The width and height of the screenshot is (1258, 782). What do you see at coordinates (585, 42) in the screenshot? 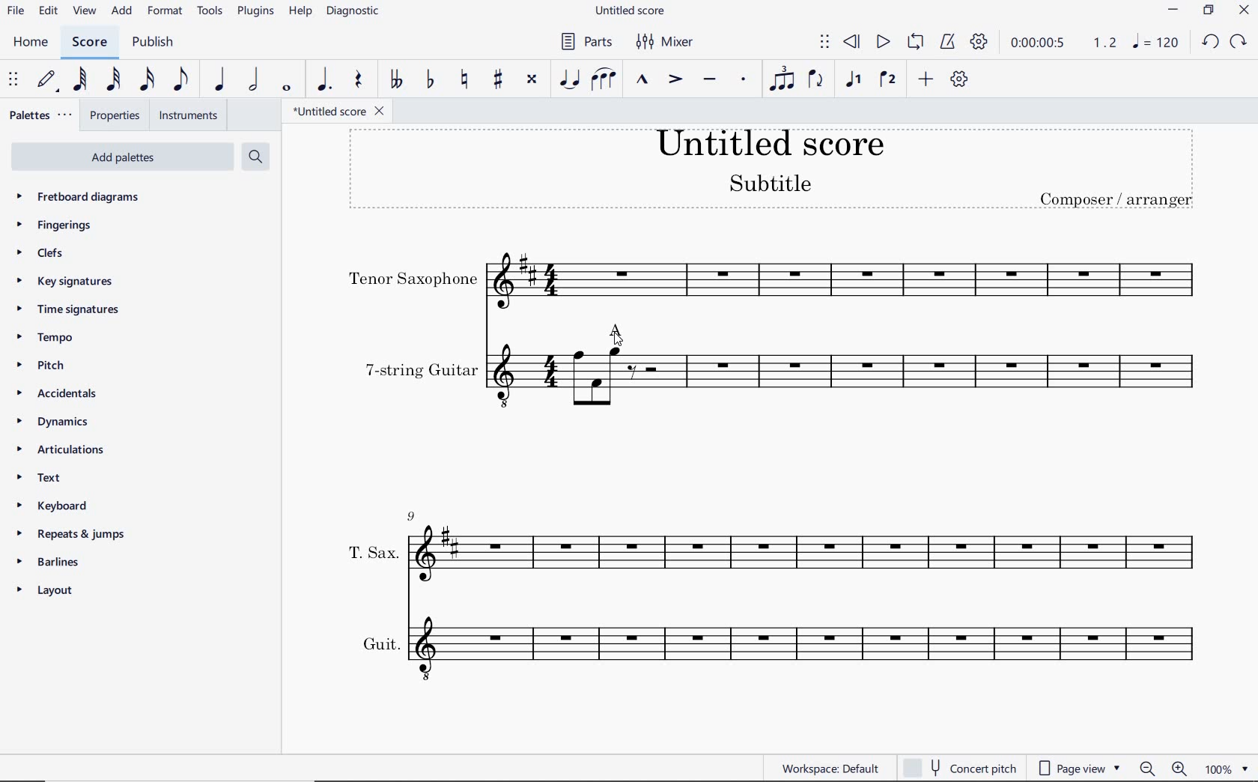
I see `PARTS` at bounding box center [585, 42].